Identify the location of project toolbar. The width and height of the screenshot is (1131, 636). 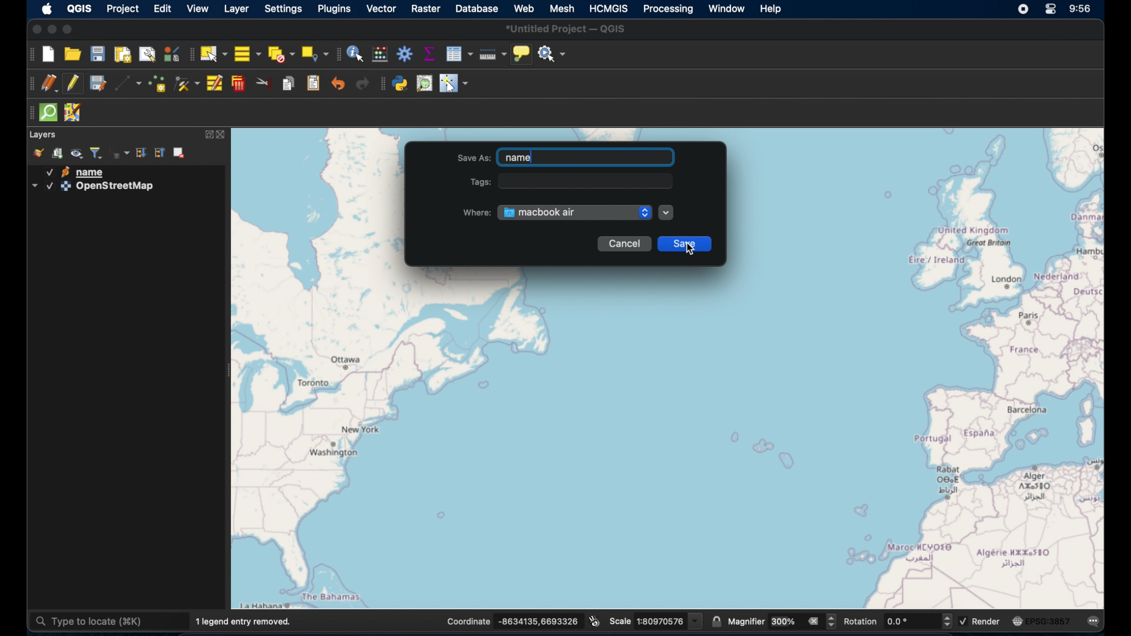
(29, 54).